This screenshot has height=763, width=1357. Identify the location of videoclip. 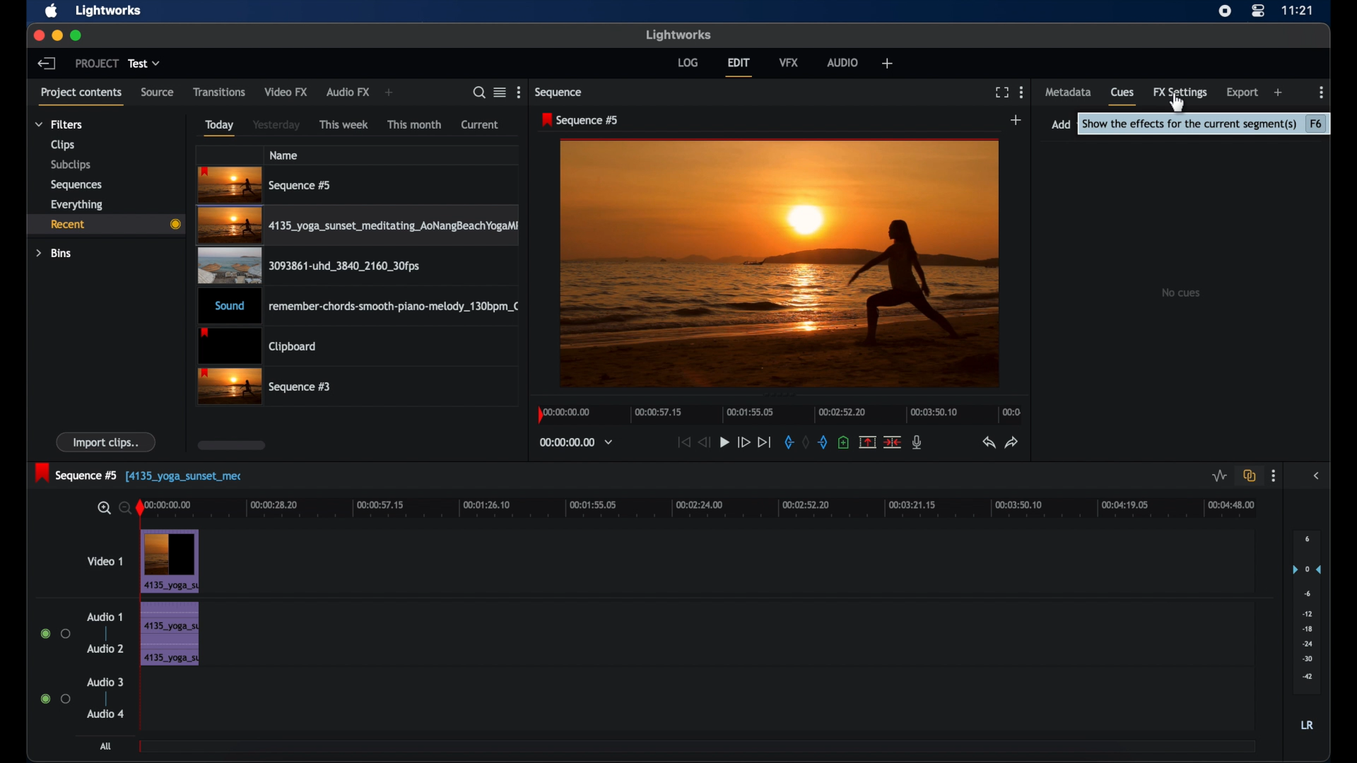
(266, 185).